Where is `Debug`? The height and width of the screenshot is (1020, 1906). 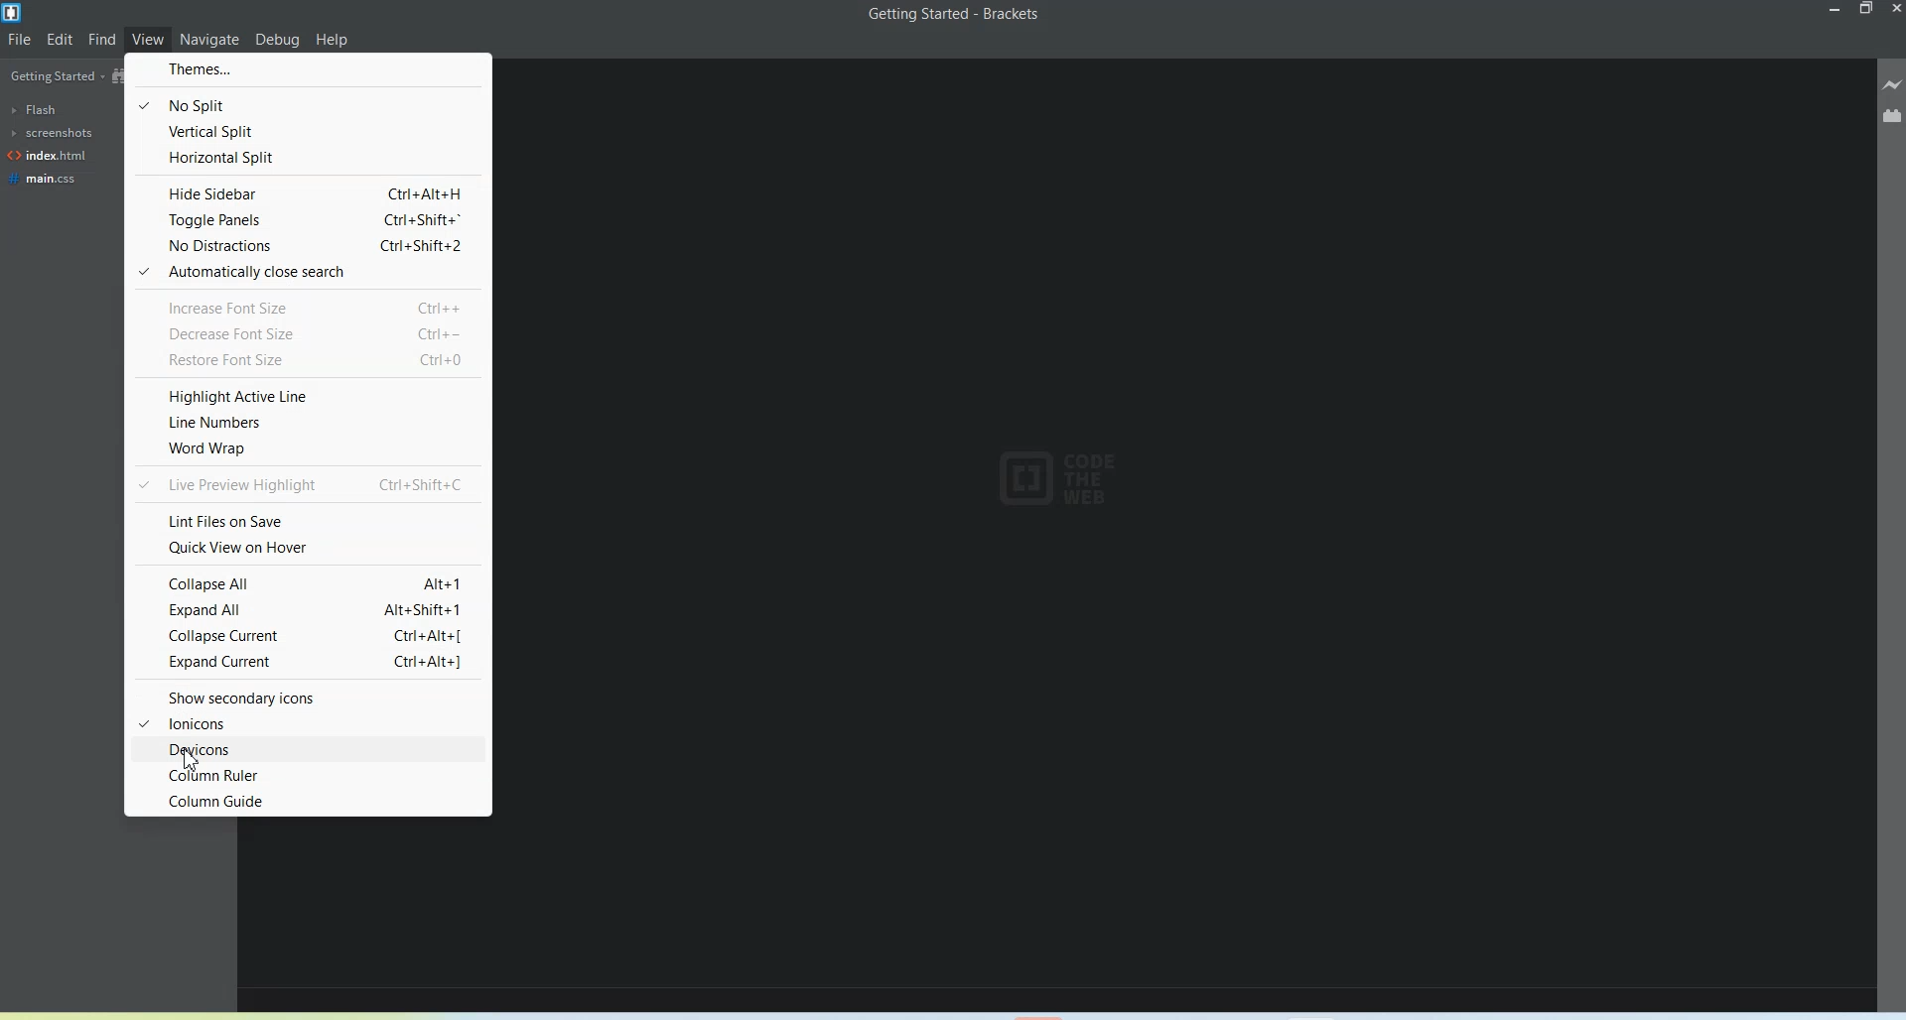
Debug is located at coordinates (278, 41).